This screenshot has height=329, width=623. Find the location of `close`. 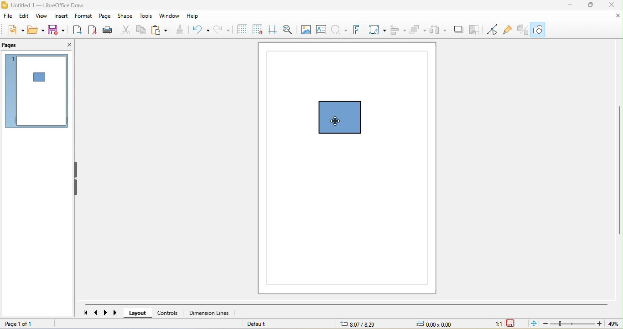

close is located at coordinates (616, 16).